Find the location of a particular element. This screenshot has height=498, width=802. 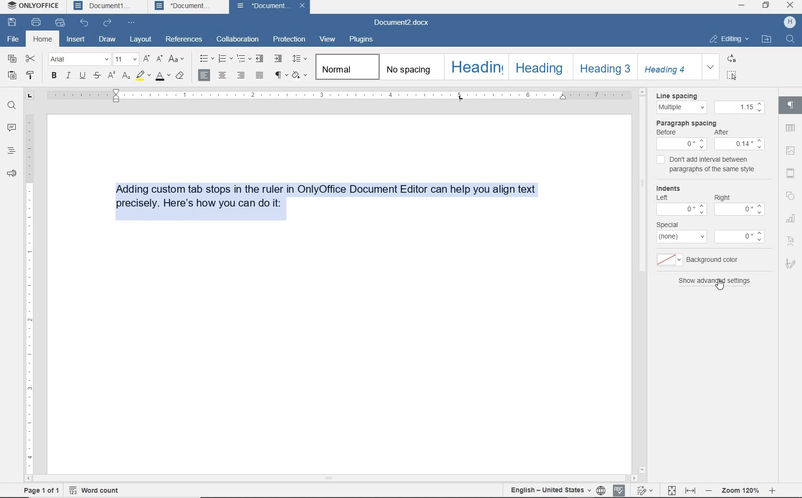

zoom in is located at coordinates (774, 491).